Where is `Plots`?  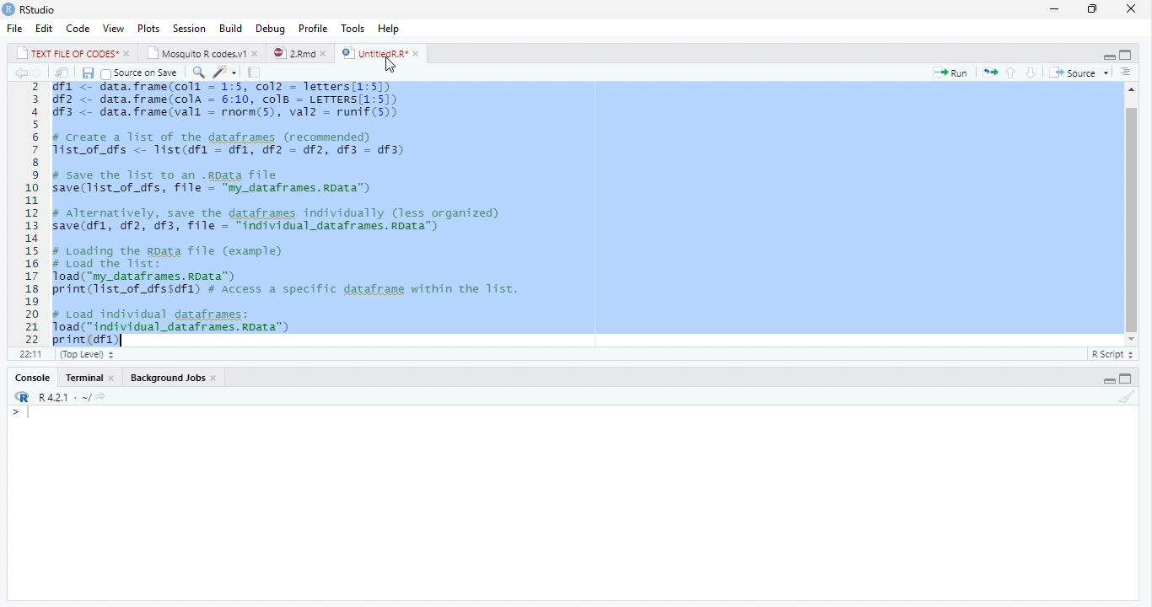 Plots is located at coordinates (148, 28).